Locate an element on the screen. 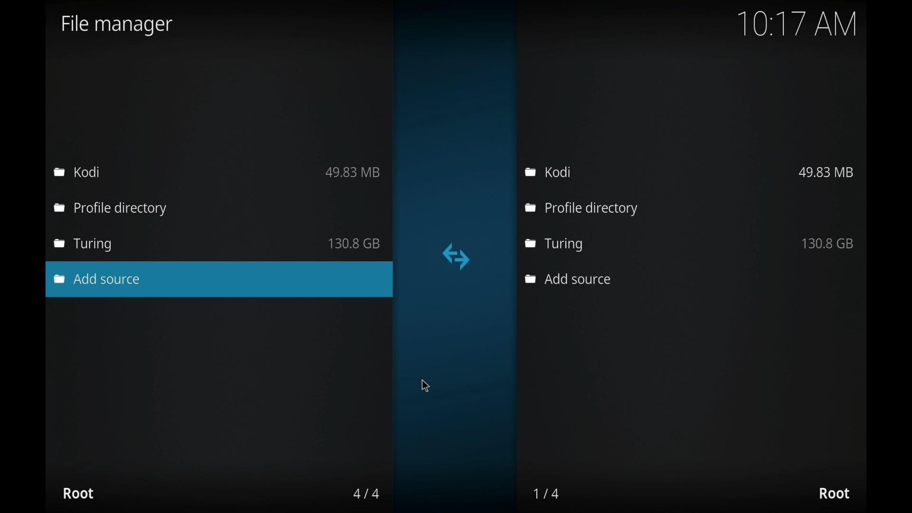 Image resolution: width=912 pixels, height=513 pixels. 3/3 is located at coordinates (365, 494).